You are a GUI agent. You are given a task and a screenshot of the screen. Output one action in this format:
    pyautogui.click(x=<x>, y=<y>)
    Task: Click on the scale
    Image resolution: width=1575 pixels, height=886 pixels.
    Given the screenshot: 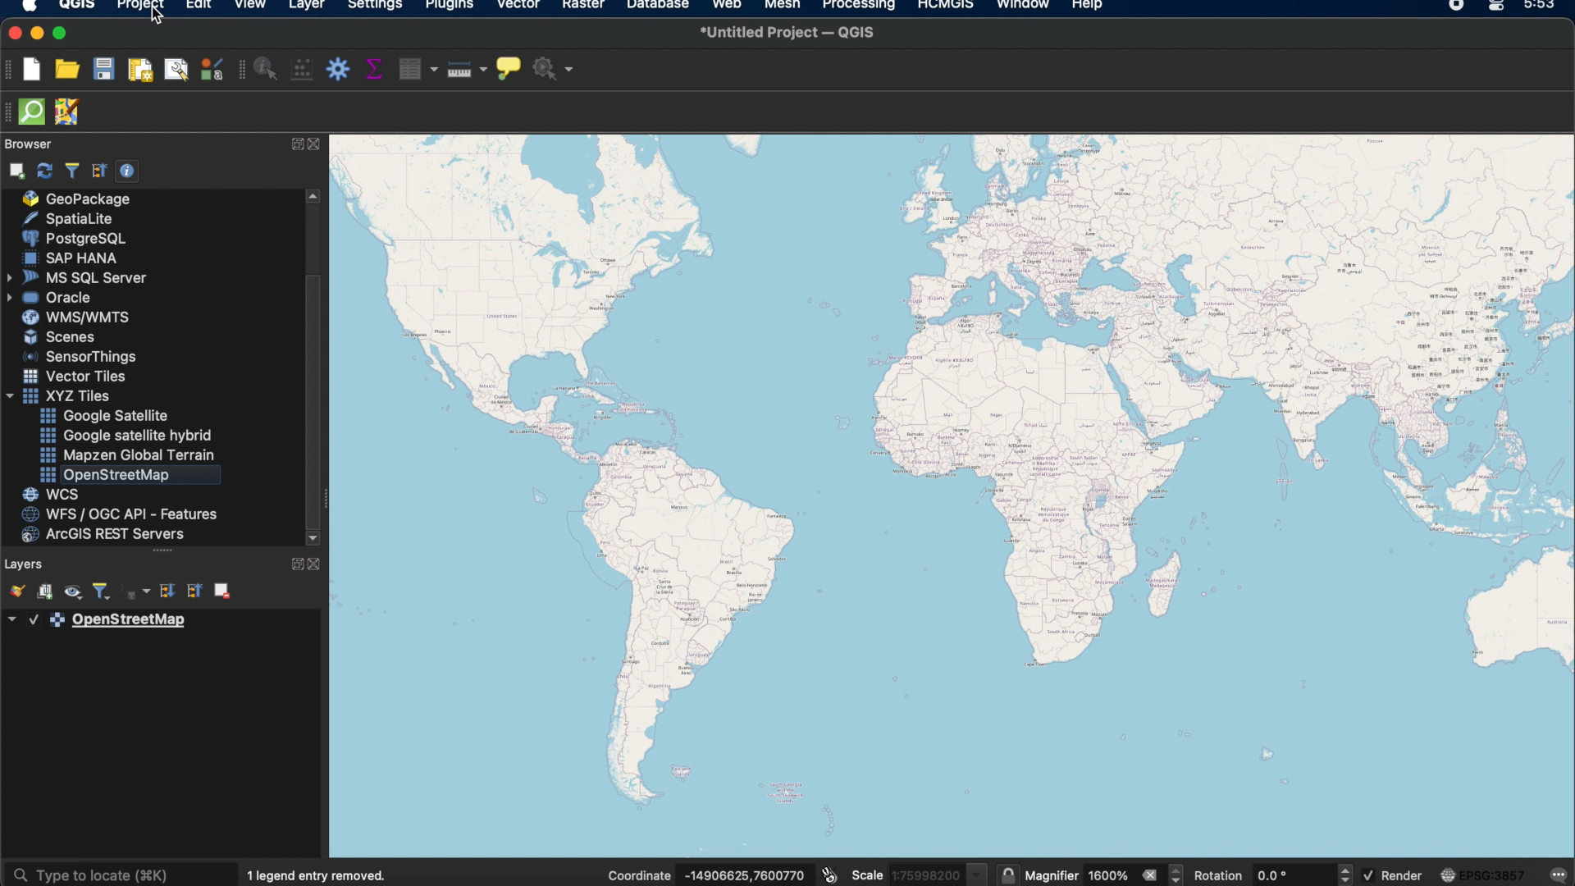 What is the action you would take?
    pyautogui.click(x=922, y=872)
    